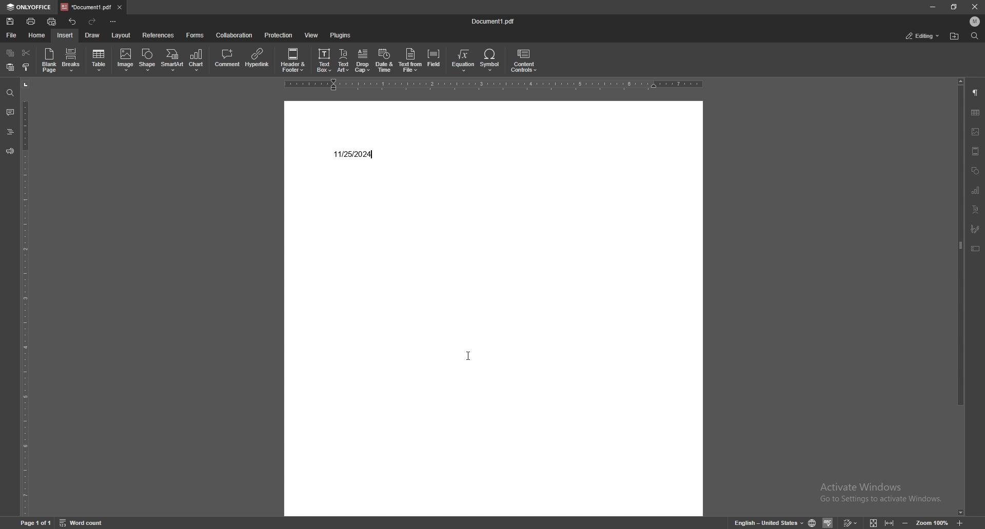  I want to click on find, so click(975, 36).